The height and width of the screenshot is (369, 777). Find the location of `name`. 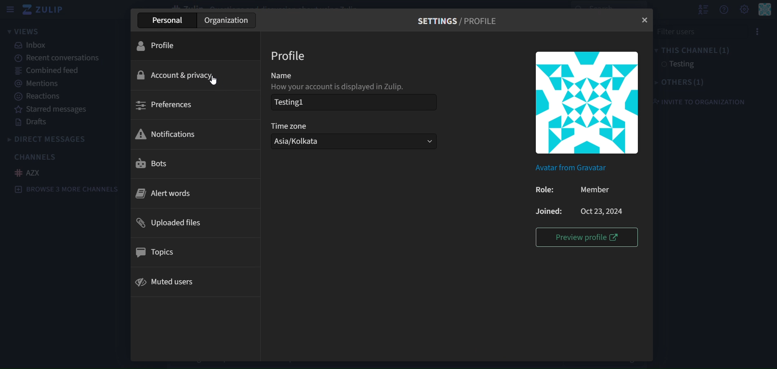

name is located at coordinates (287, 76).